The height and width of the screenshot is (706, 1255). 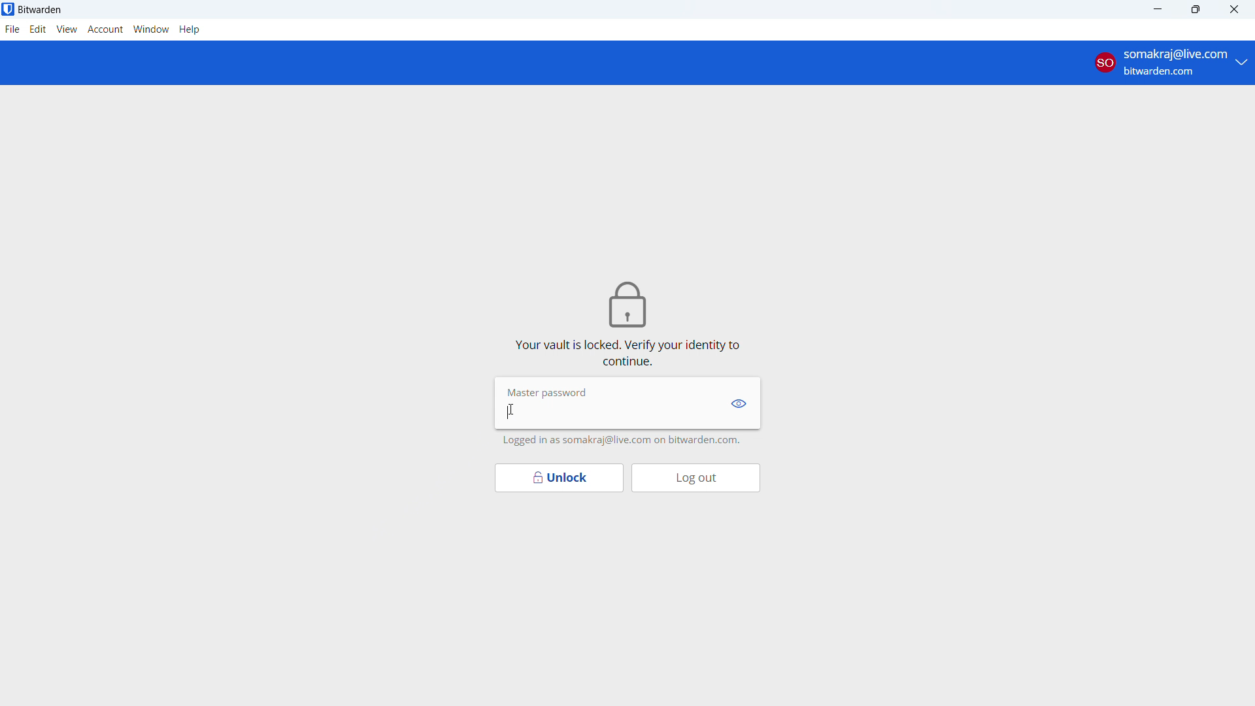 What do you see at coordinates (695, 478) in the screenshot?
I see `log out` at bounding box center [695, 478].